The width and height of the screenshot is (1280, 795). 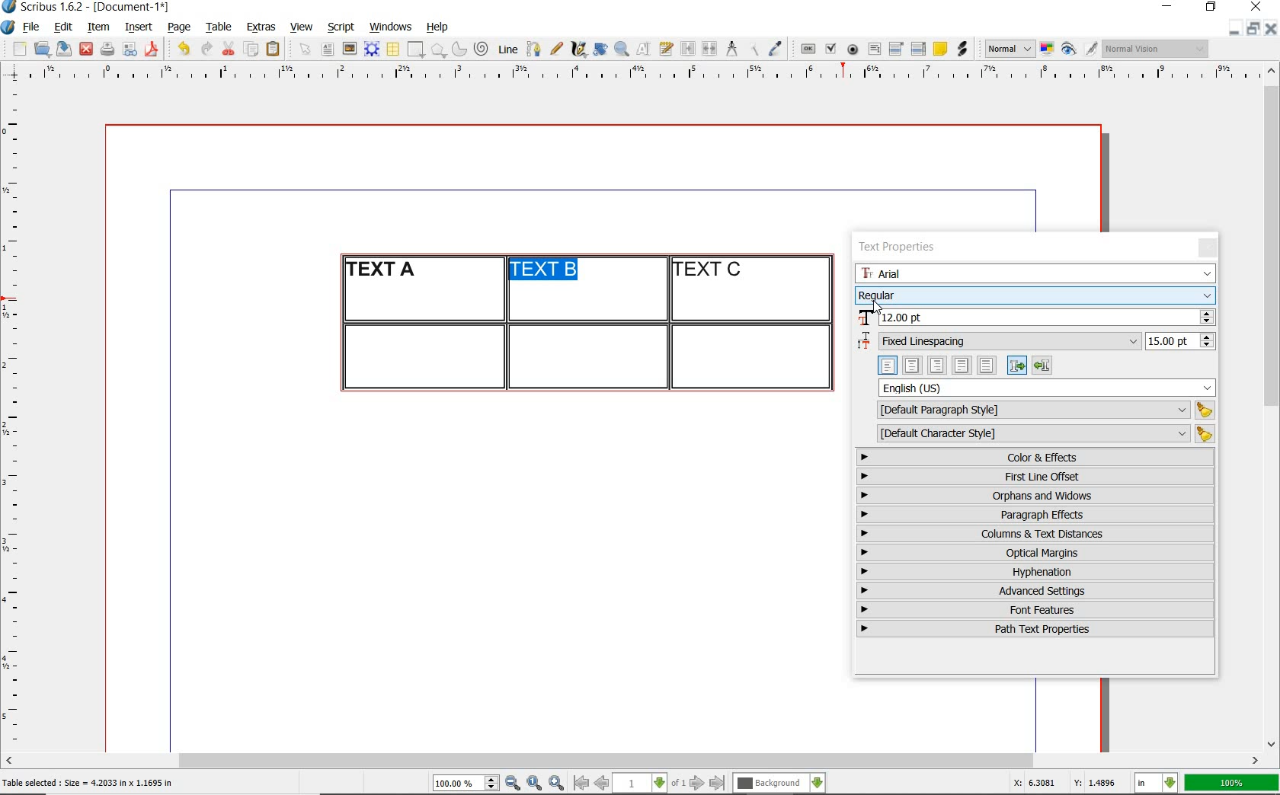 I want to click on image frame, so click(x=350, y=49).